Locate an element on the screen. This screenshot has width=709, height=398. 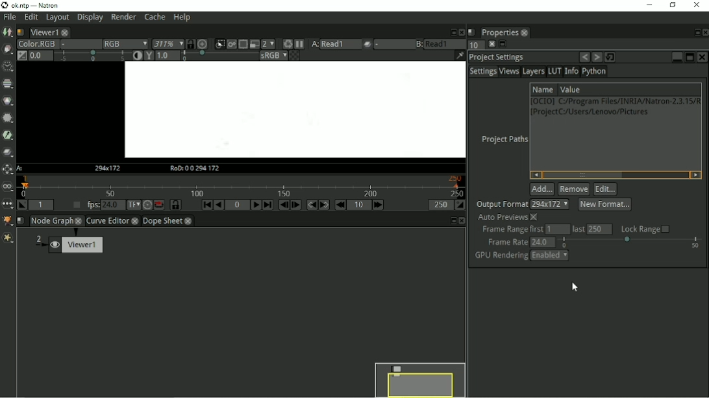
Cursor is located at coordinates (575, 287).